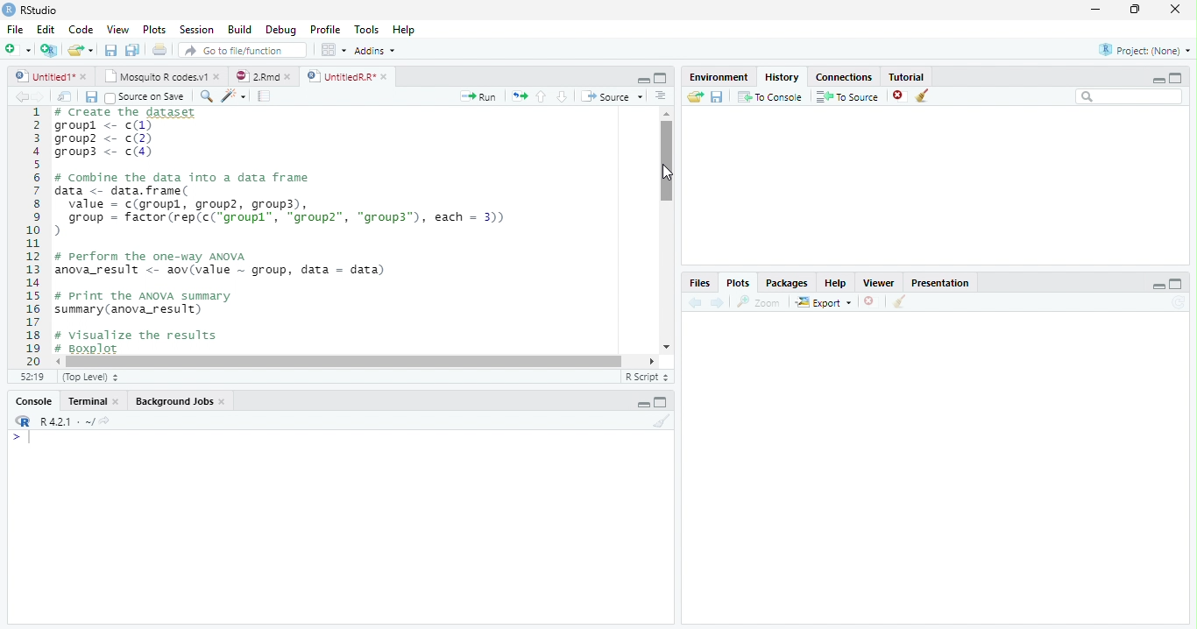 Image resolution: width=1197 pixels, height=629 pixels. I want to click on Go to next section , so click(563, 97).